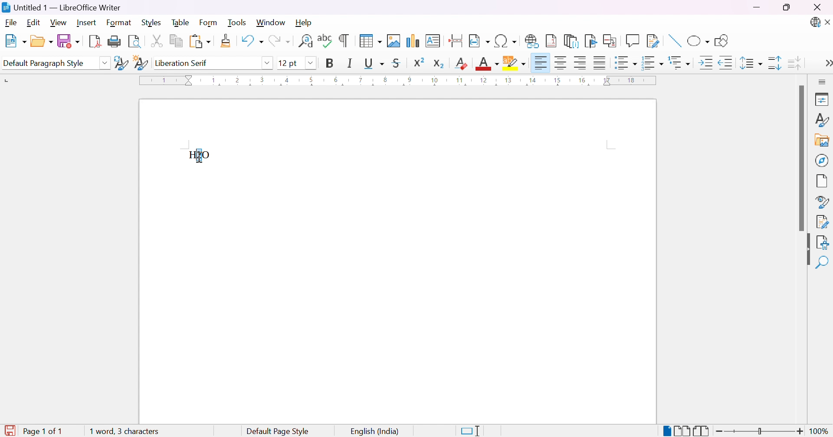 The height and width of the screenshot is (437, 833). Describe the element at coordinates (828, 23) in the screenshot. I see `Close` at that location.